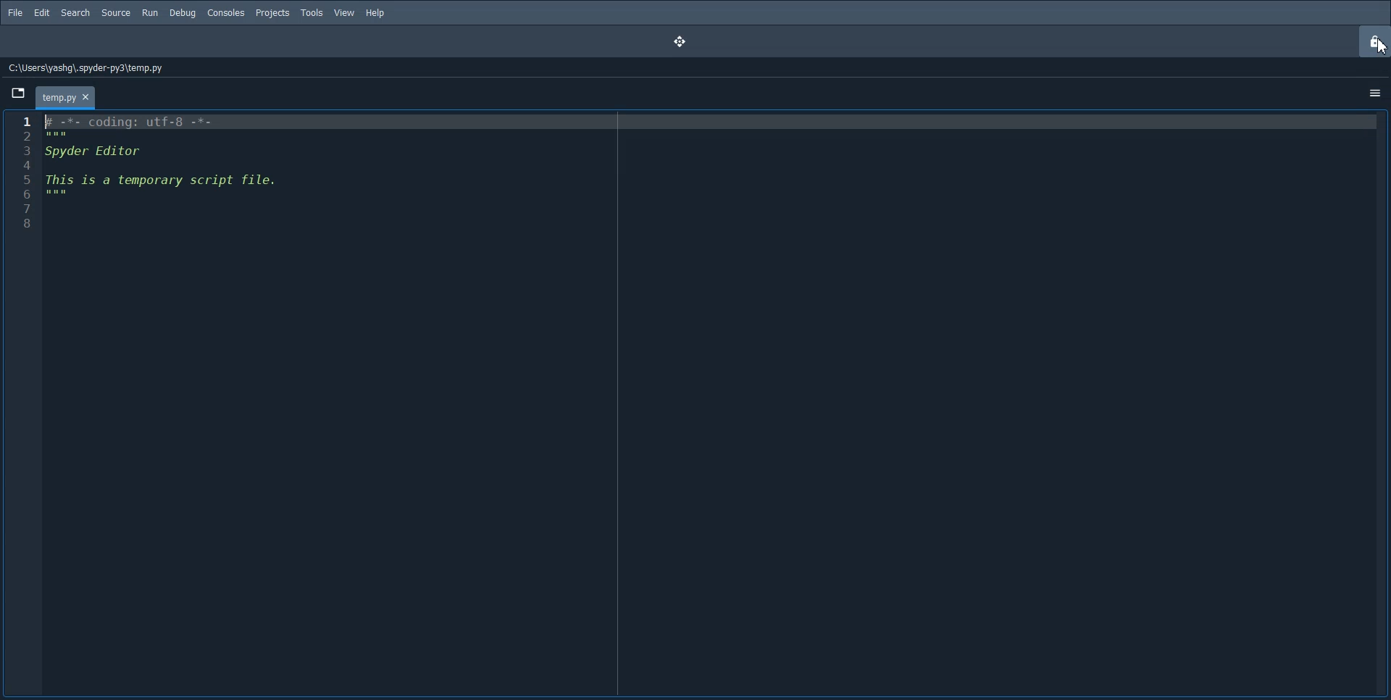 The width and height of the screenshot is (1391, 700). What do you see at coordinates (226, 12) in the screenshot?
I see `Consoles` at bounding box center [226, 12].